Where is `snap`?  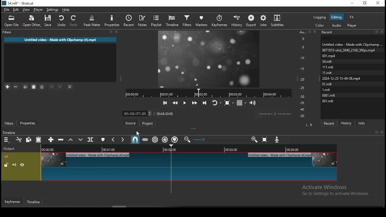
snap is located at coordinates (135, 140).